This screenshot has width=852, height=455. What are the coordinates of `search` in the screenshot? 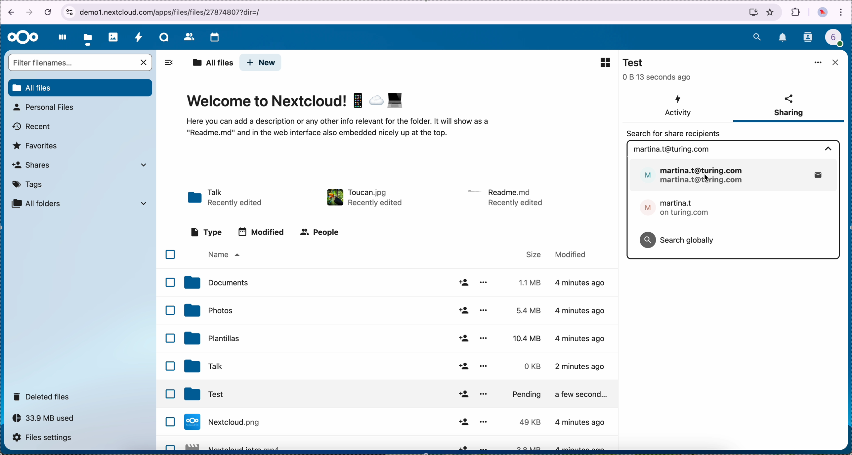 It's located at (757, 36).